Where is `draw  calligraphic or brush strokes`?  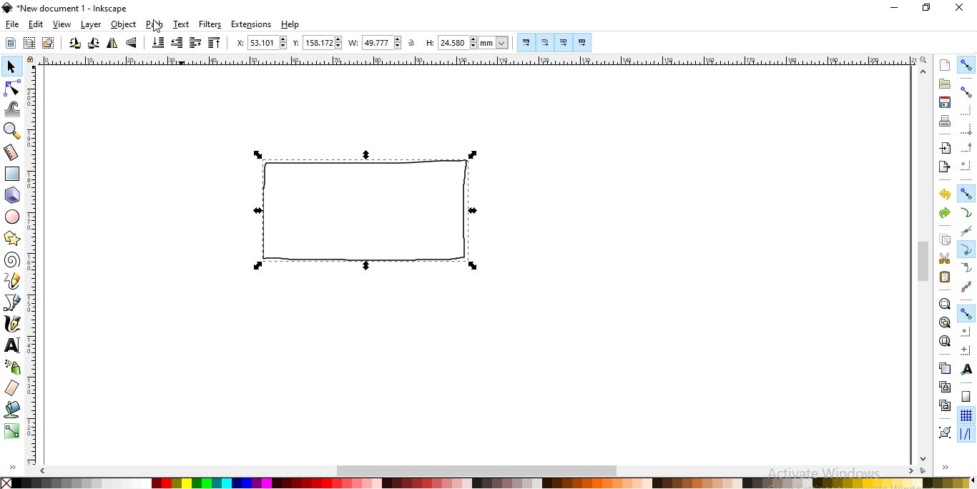
draw  calligraphic or brush strokes is located at coordinates (12, 324).